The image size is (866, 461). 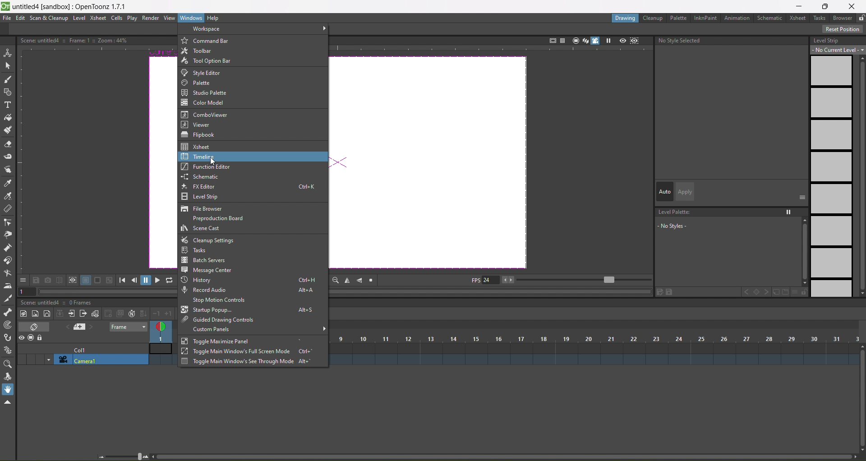 I want to click on new vector level, so click(x=47, y=314).